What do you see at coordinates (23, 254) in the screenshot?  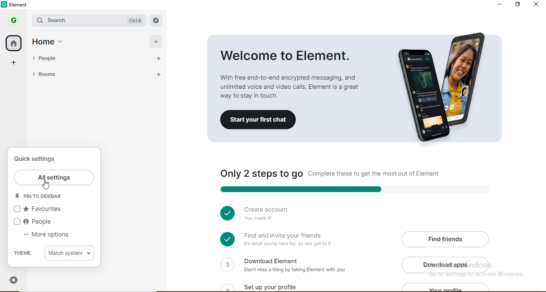 I see `theme` at bounding box center [23, 254].